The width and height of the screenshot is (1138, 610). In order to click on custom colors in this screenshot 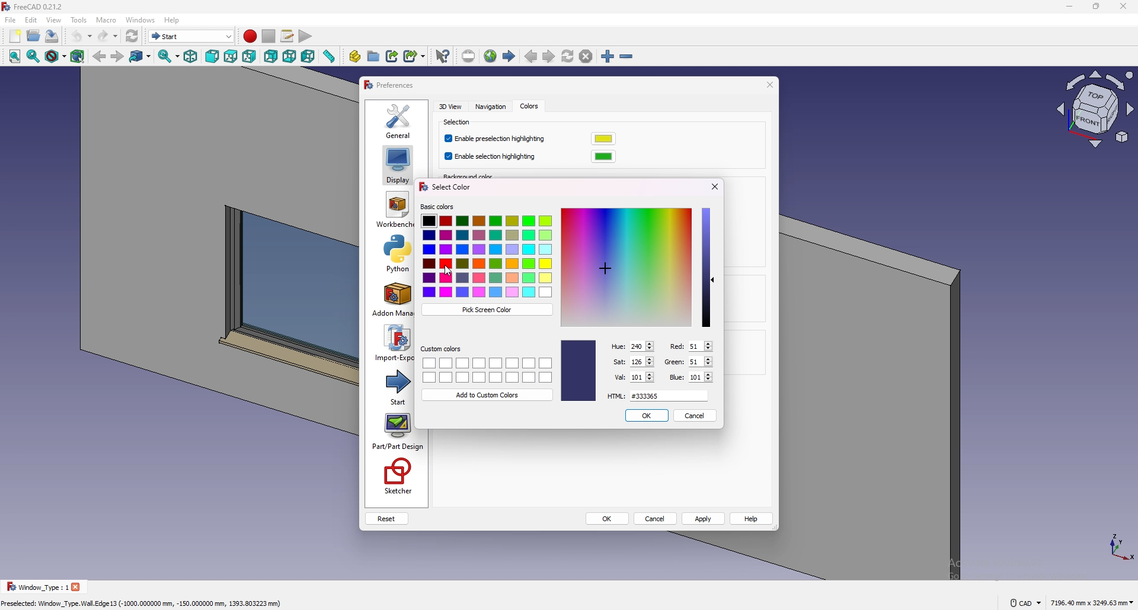, I will do `click(441, 349)`.